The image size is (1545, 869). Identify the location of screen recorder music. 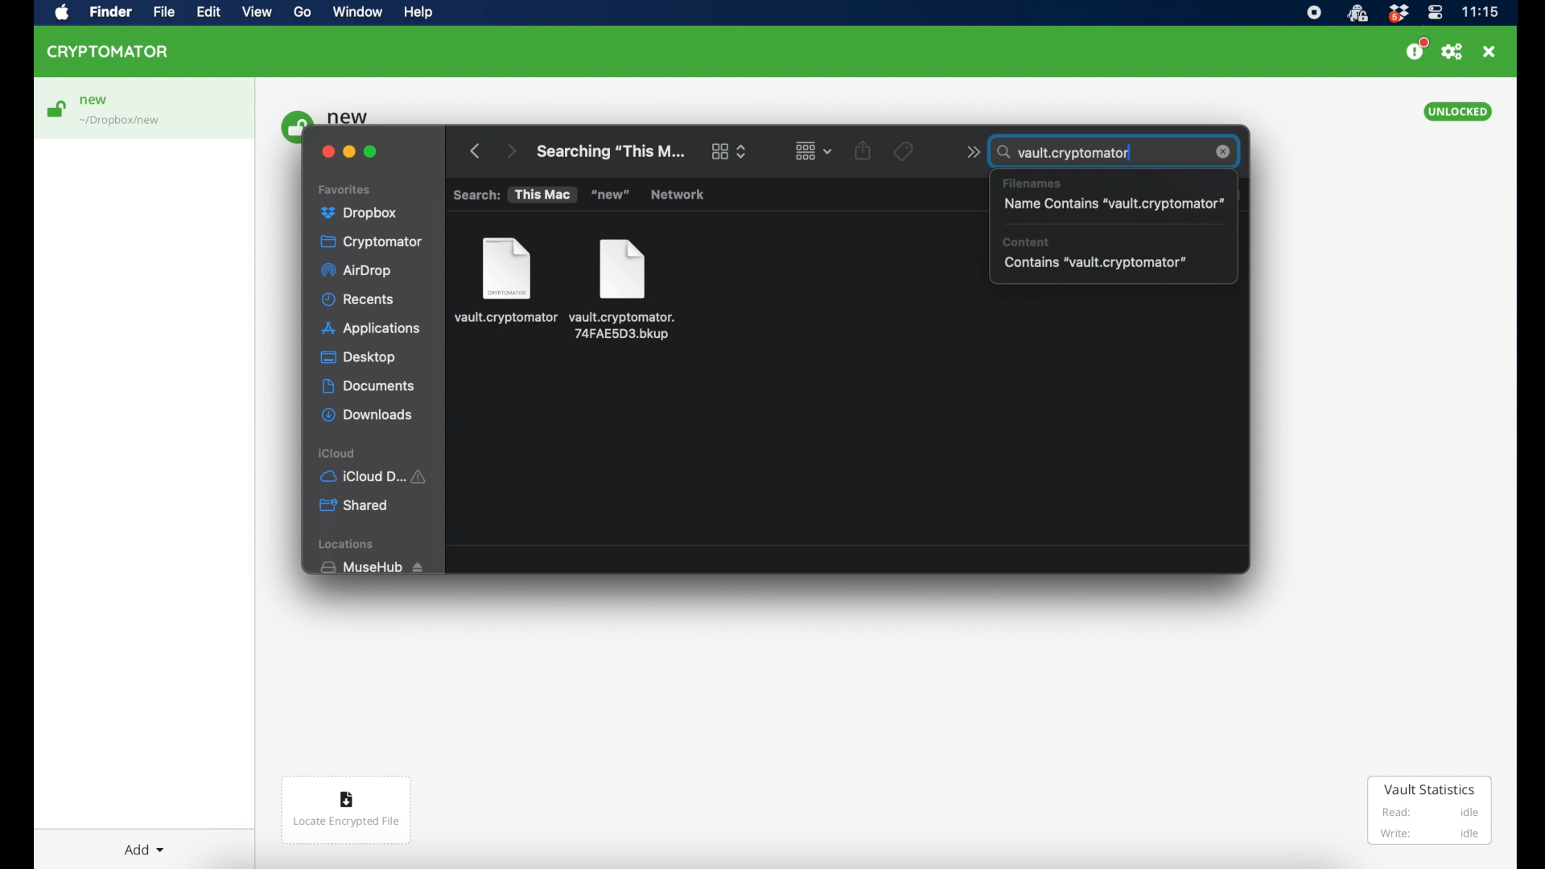
(1314, 13).